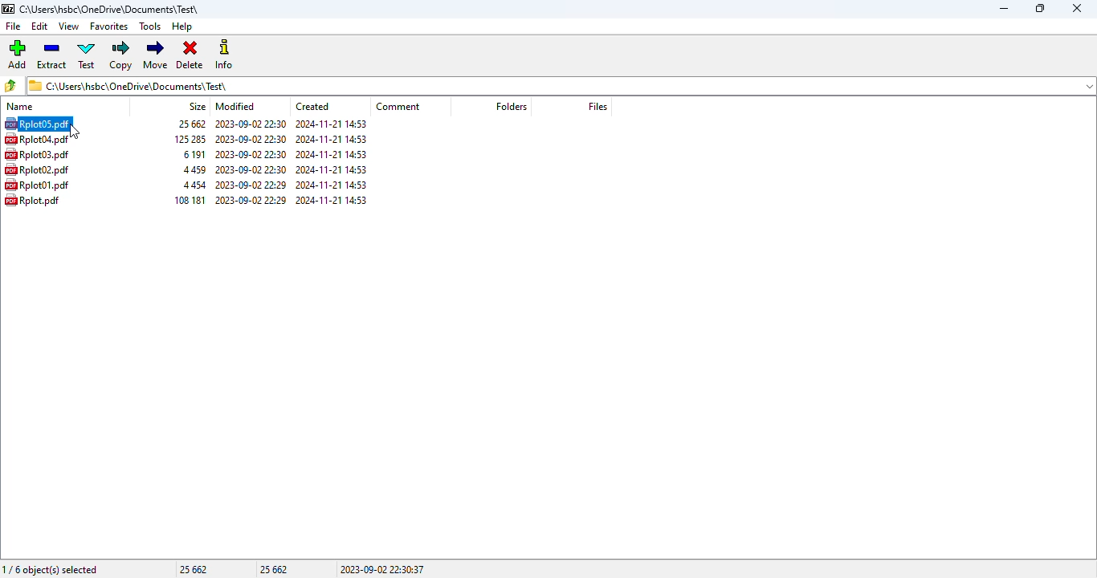 The width and height of the screenshot is (1097, 578). What do you see at coordinates (332, 140) in the screenshot?
I see `created date & time` at bounding box center [332, 140].